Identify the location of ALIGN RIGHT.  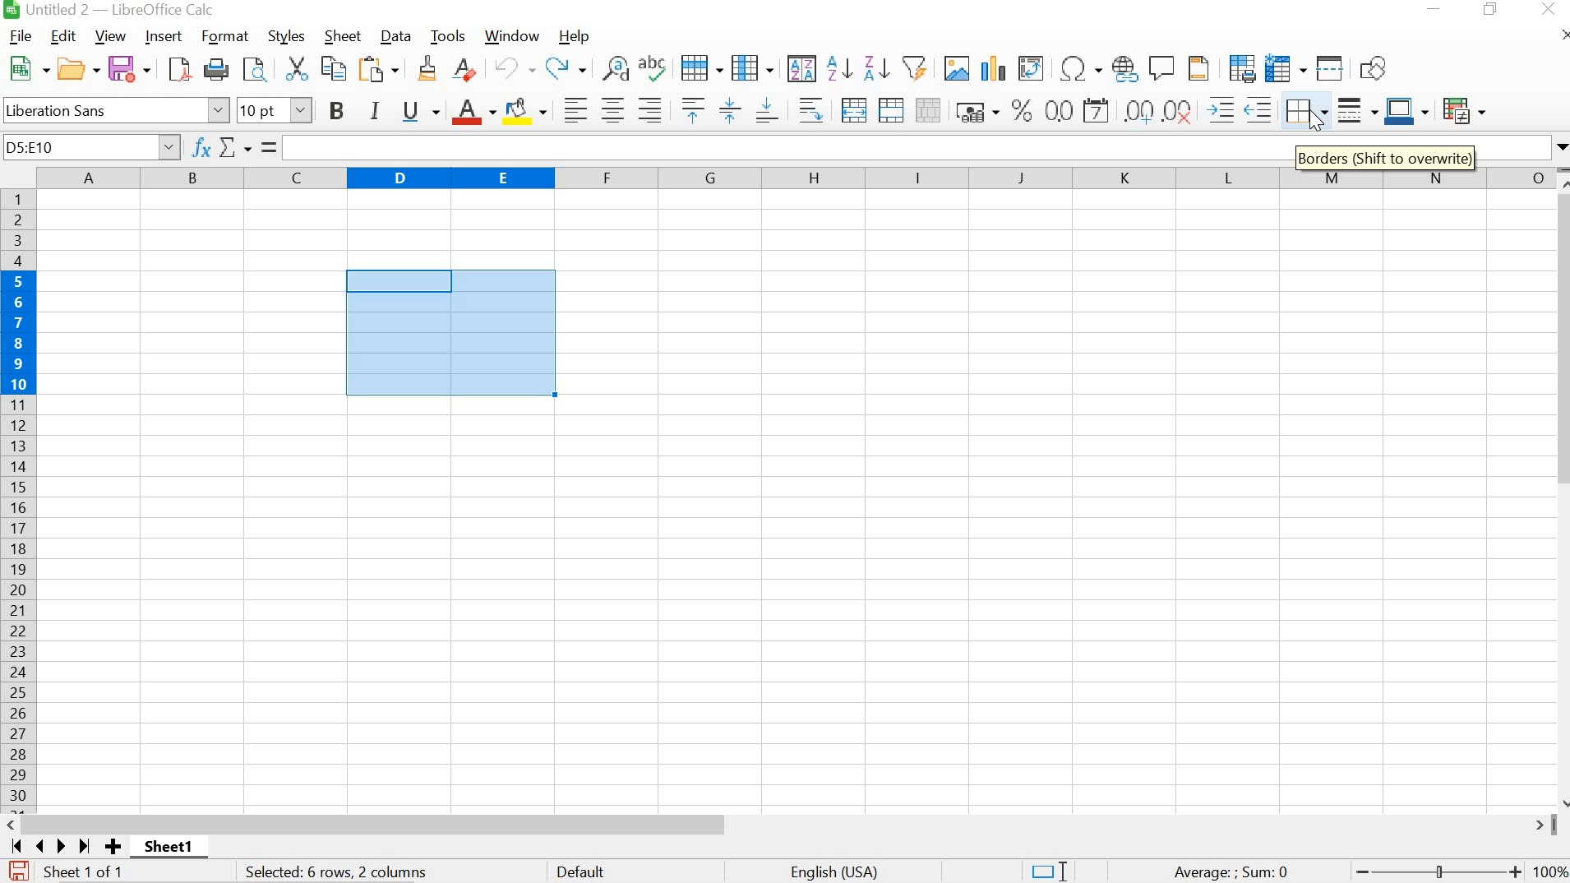
(649, 109).